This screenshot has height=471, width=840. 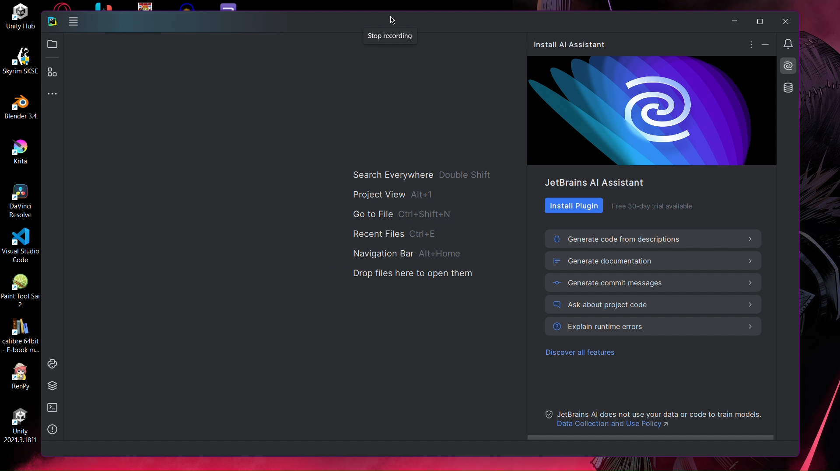 What do you see at coordinates (654, 305) in the screenshot?
I see `Ask about project code` at bounding box center [654, 305].